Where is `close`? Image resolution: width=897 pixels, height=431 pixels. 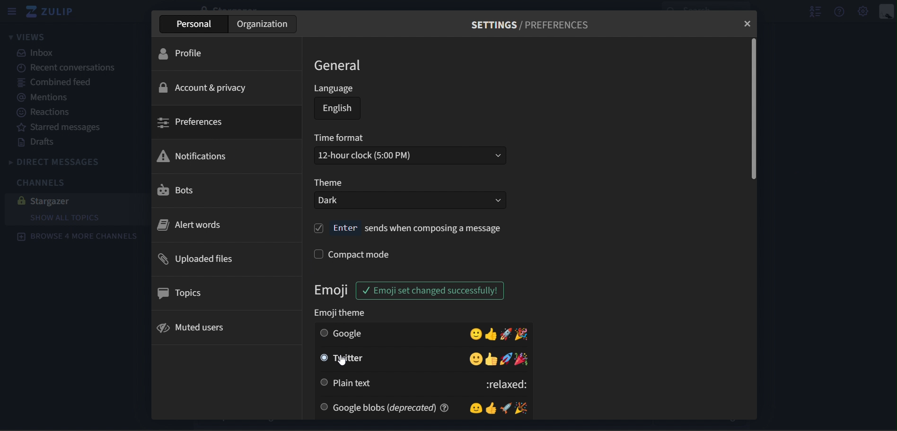 close is located at coordinates (748, 23).